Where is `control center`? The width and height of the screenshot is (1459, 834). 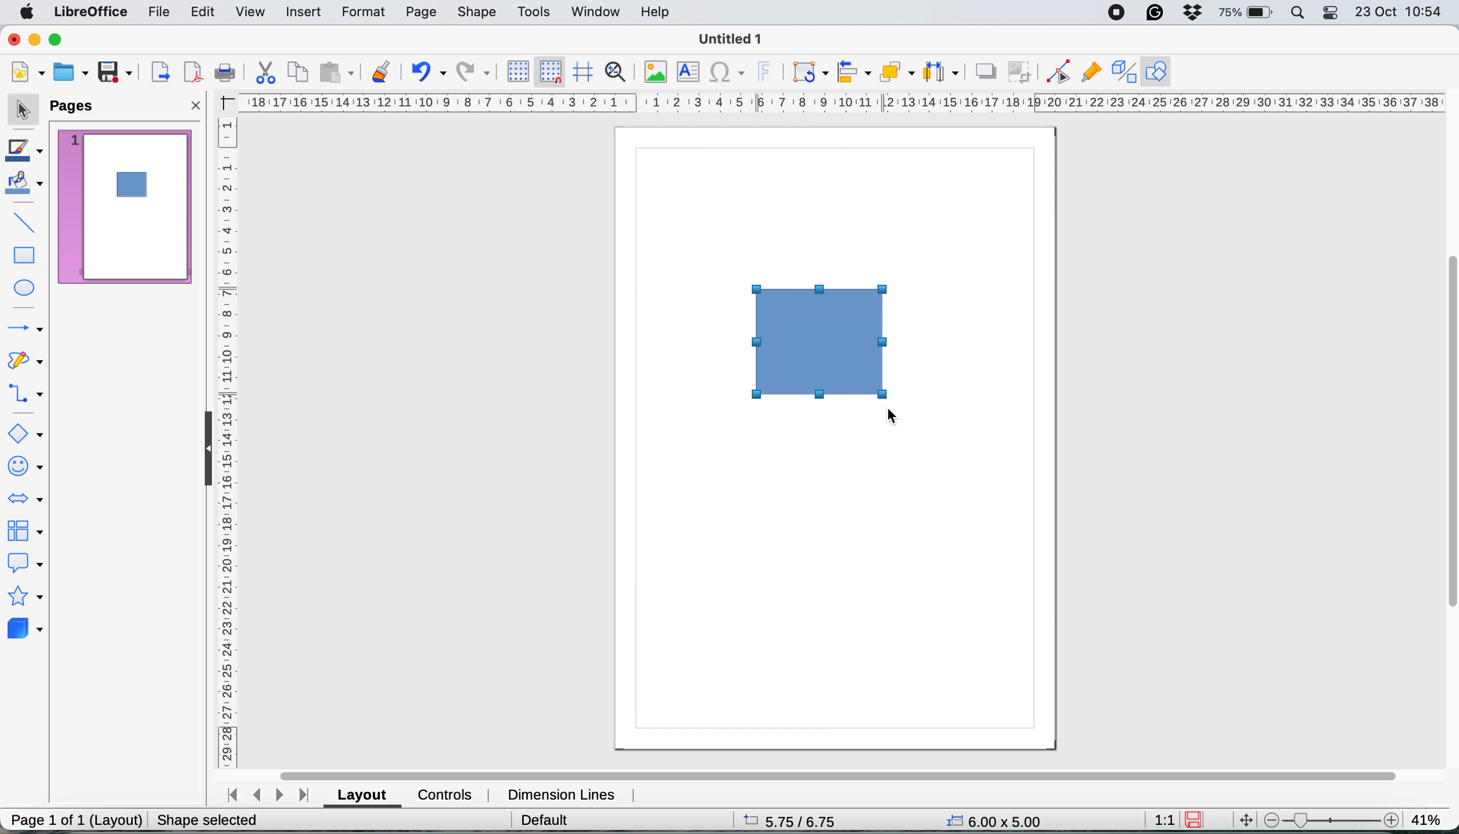
control center is located at coordinates (1332, 12).